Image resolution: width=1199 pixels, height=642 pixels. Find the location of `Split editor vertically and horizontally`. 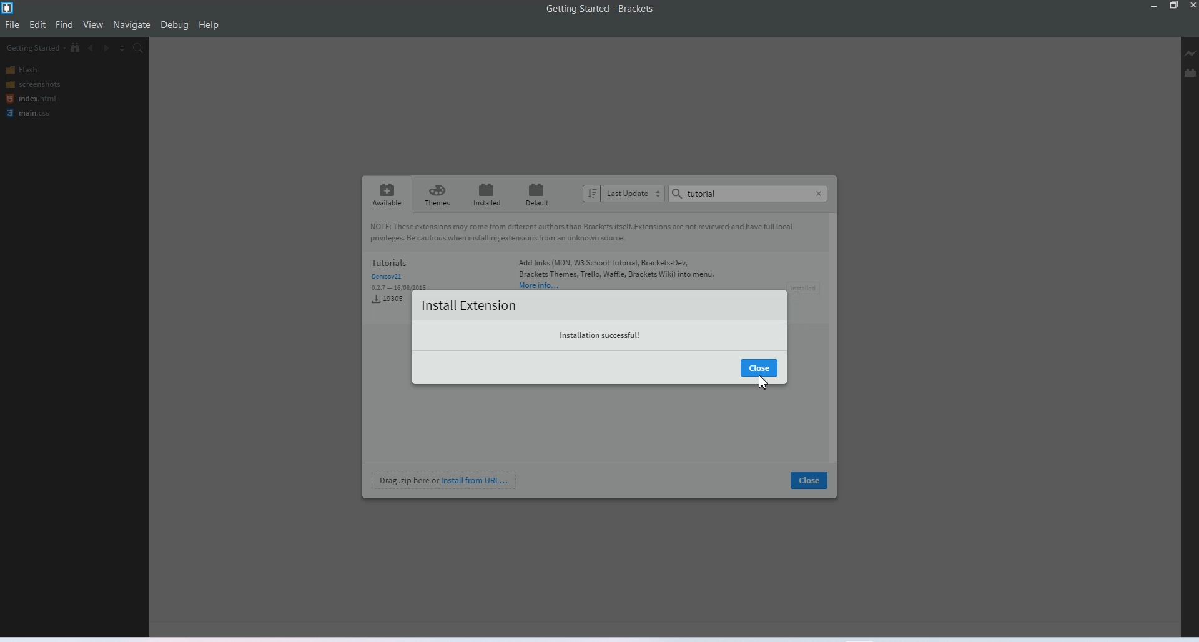

Split editor vertically and horizontally is located at coordinates (123, 49).